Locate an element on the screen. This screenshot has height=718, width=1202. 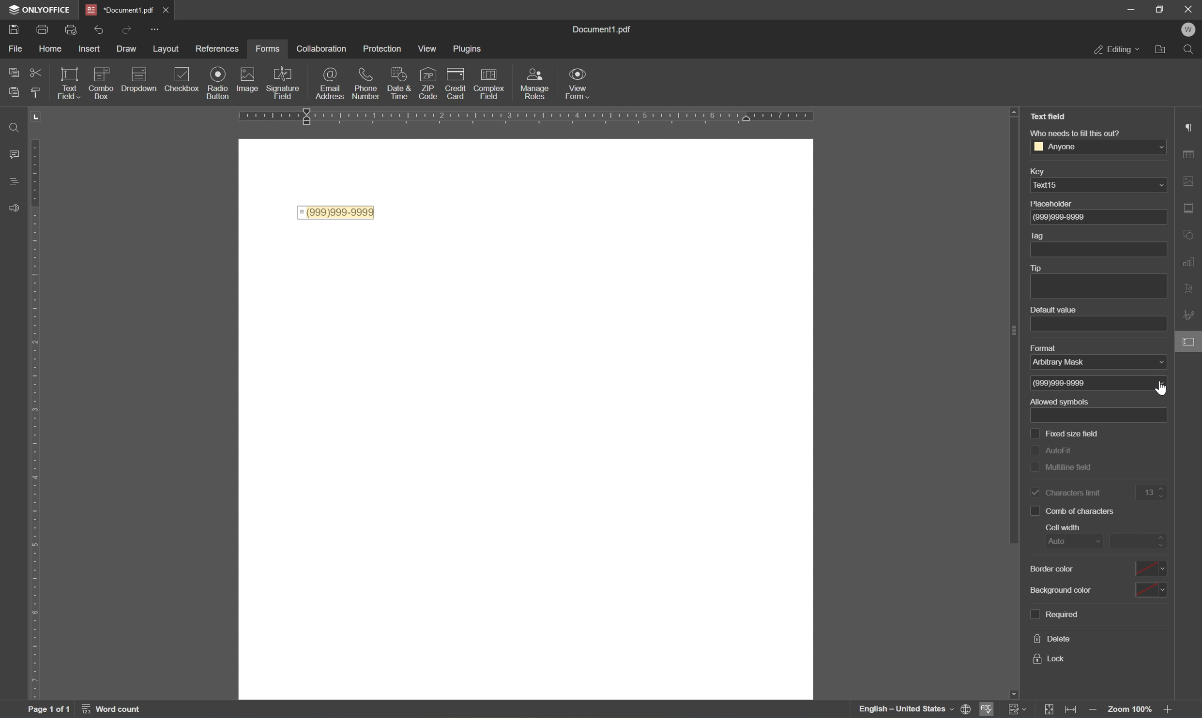
format is located at coordinates (1051, 348).